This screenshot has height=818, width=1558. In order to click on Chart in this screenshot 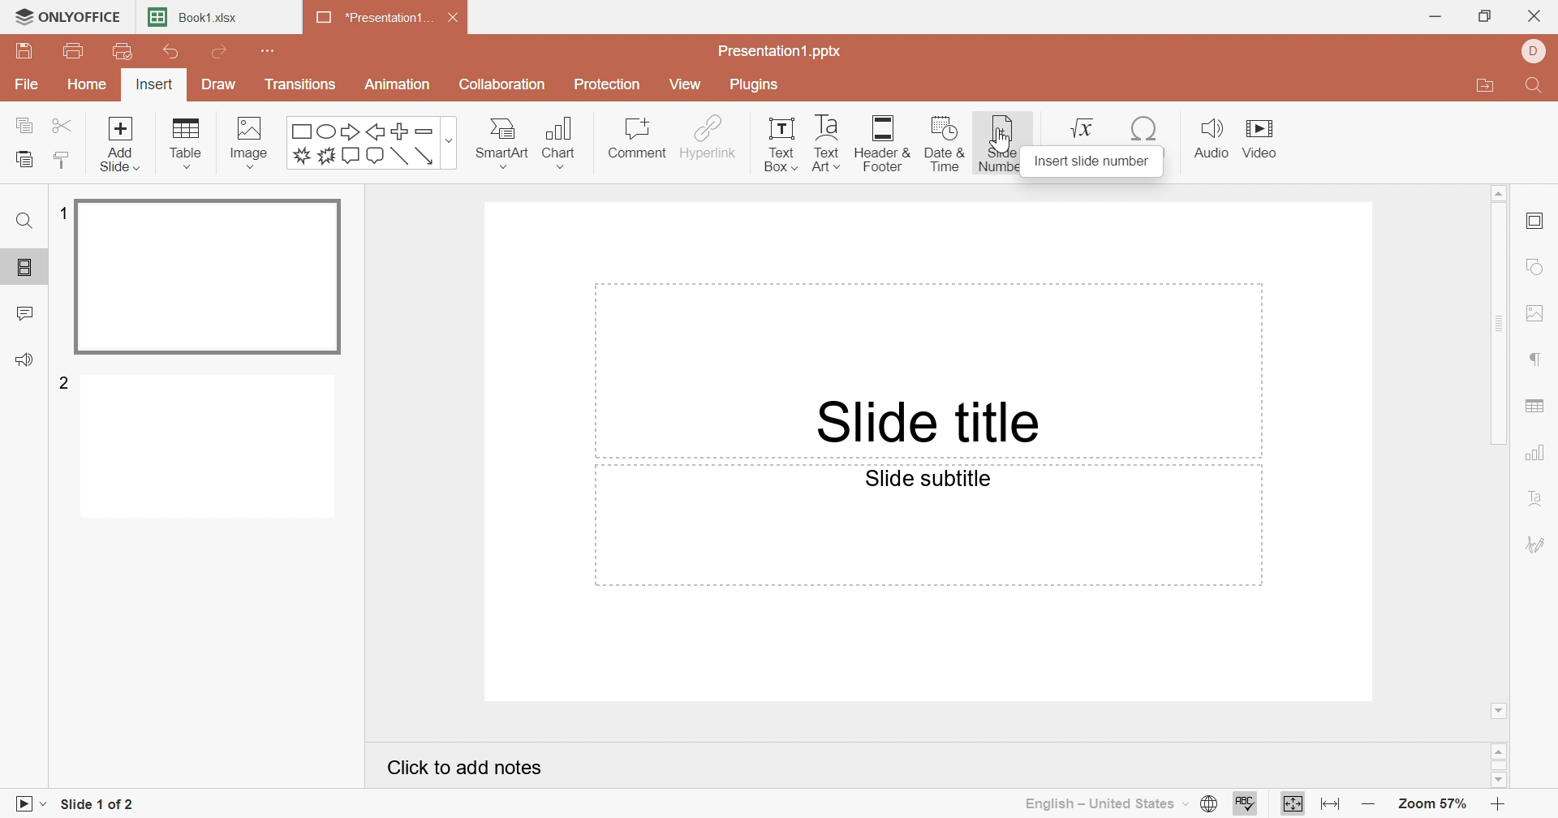, I will do `click(566, 143)`.